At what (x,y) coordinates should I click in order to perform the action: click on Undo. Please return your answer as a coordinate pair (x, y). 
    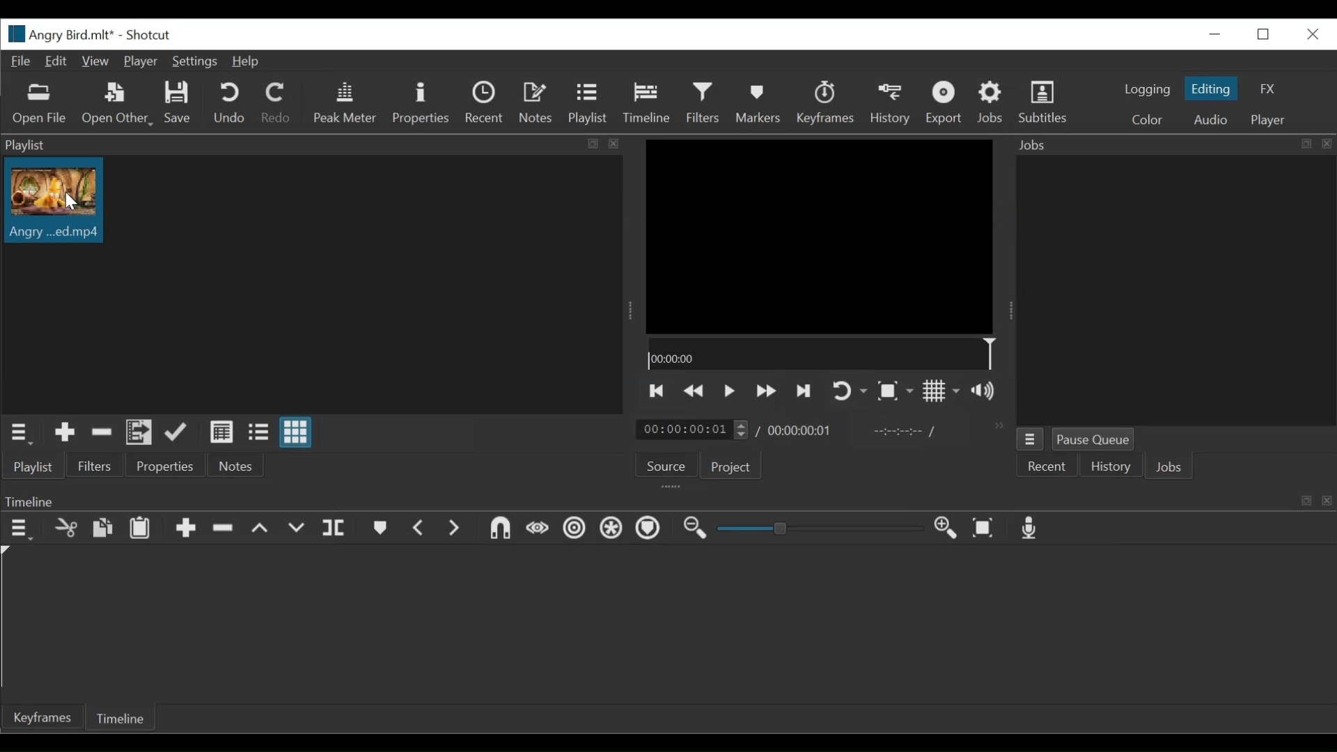
    Looking at the image, I should click on (231, 104).